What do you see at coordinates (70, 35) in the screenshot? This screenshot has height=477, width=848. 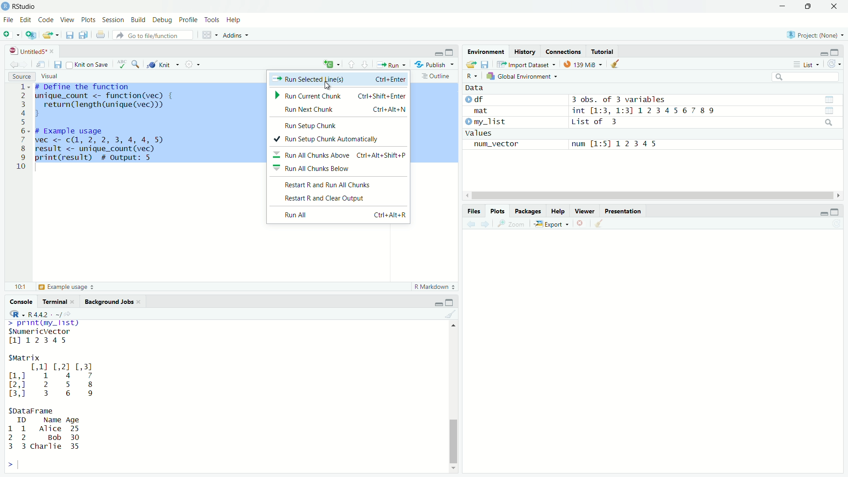 I see `save` at bounding box center [70, 35].